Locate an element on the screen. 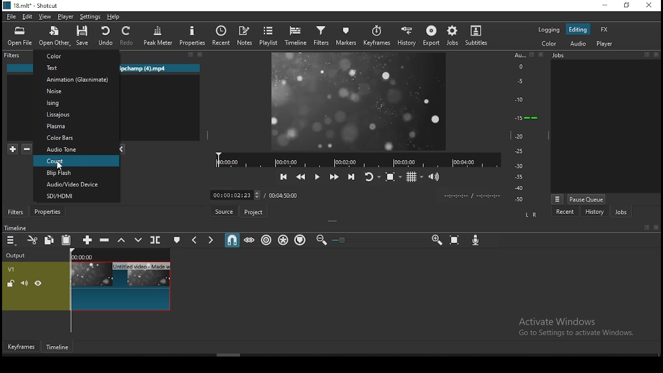 Image resolution: width=663 pixels, height=373 pixels. properties is located at coordinates (192, 36).